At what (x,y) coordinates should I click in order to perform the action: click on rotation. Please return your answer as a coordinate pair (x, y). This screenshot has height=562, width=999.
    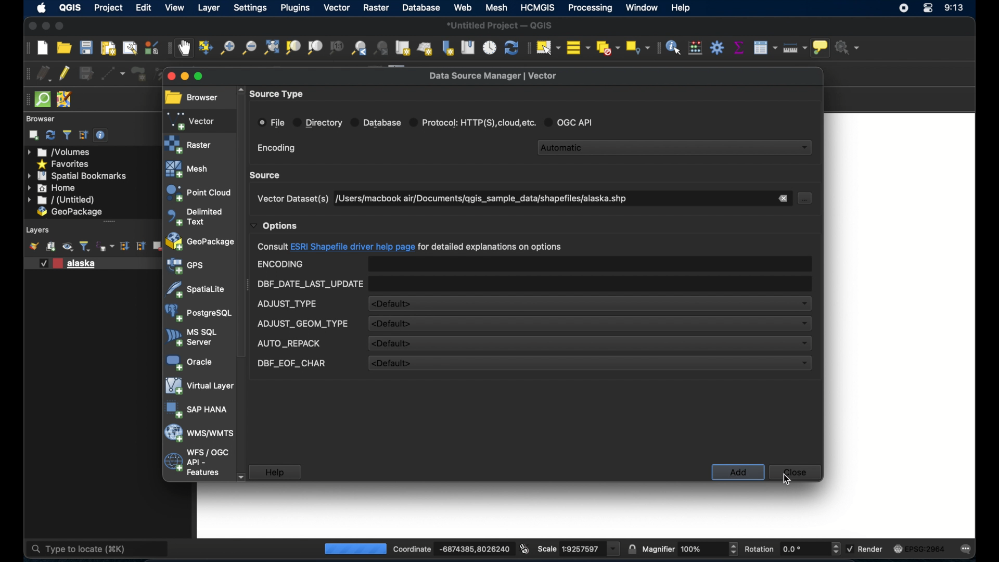
    Looking at the image, I should click on (792, 549).